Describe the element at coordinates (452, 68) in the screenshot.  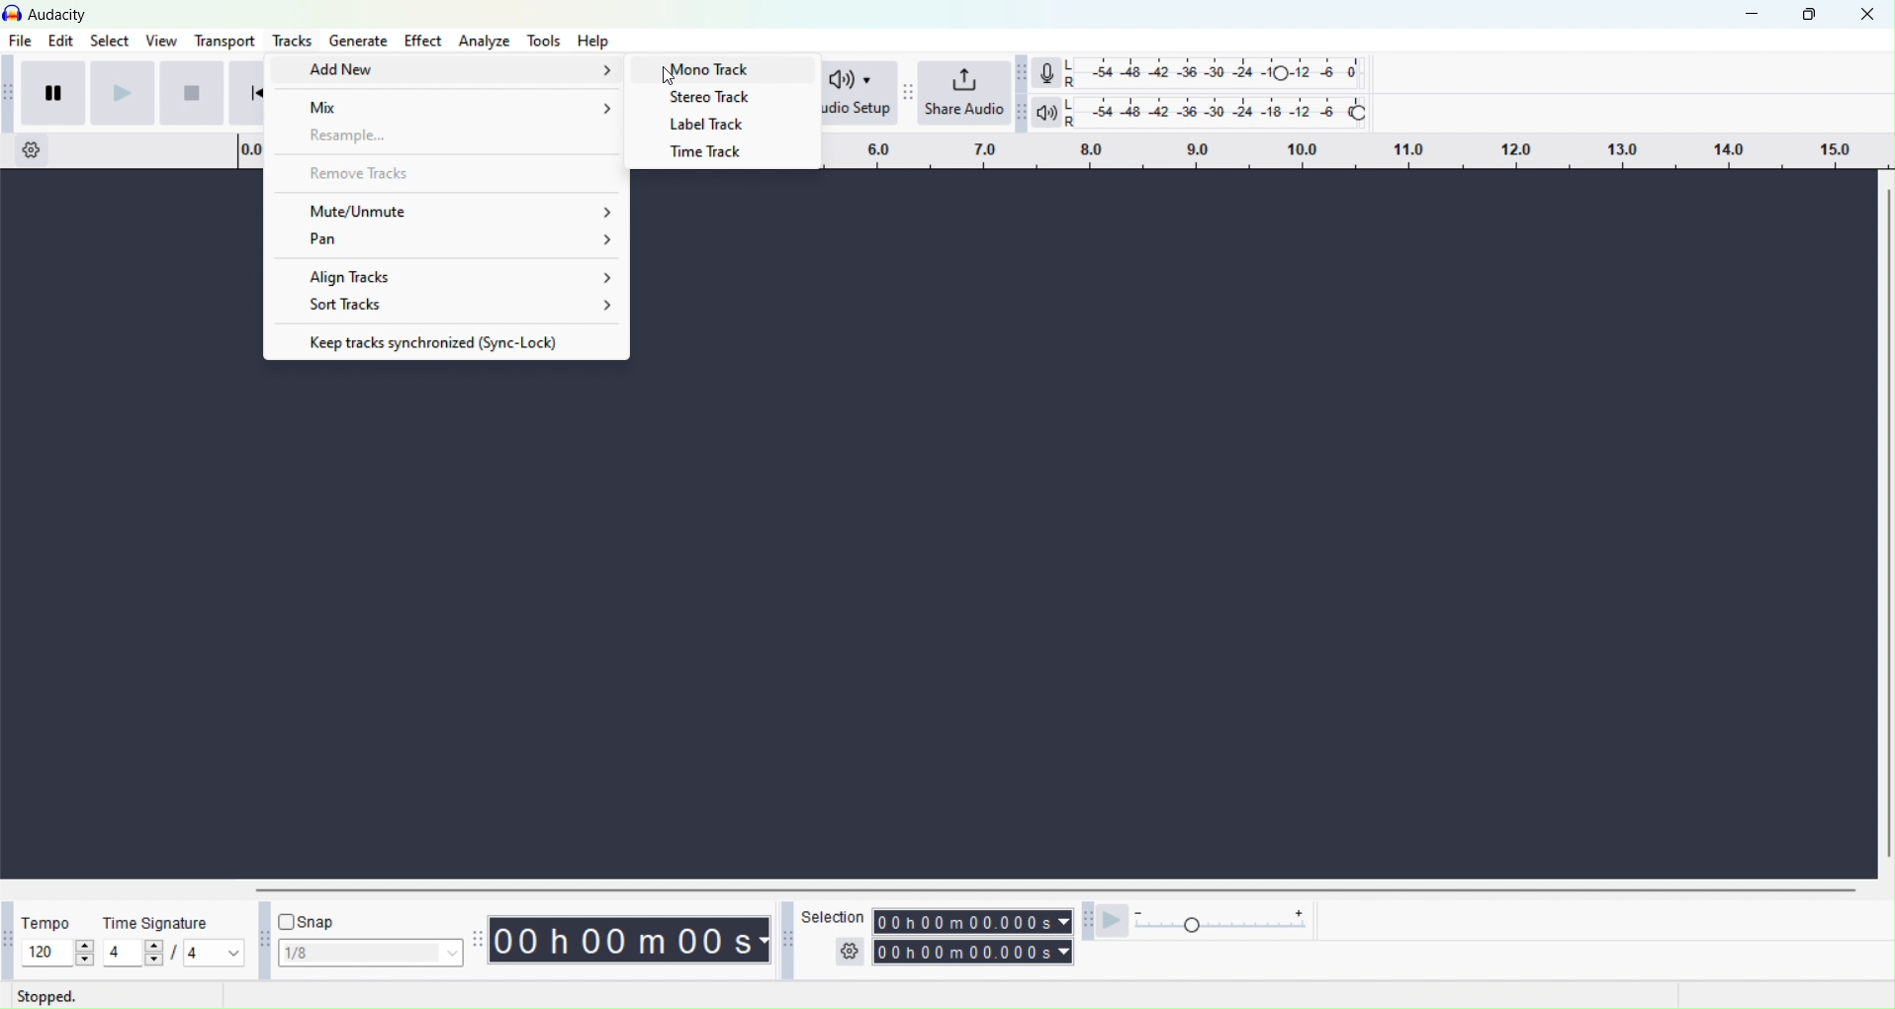
I see `Add new` at that location.